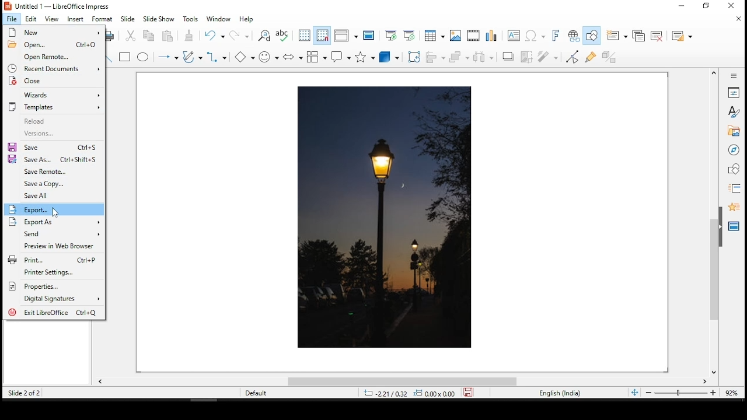  Describe the element at coordinates (484, 57) in the screenshot. I see `distribute` at that location.